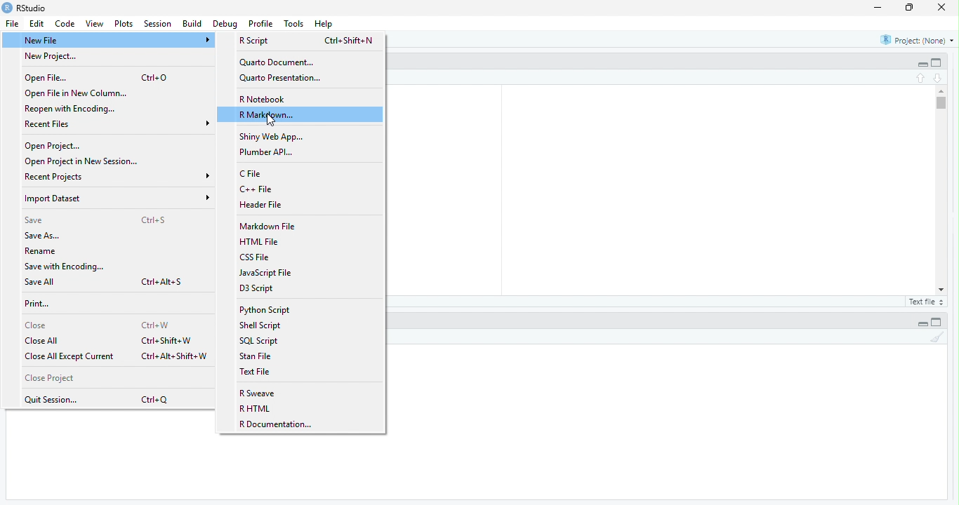 The image size is (959, 505). What do you see at coordinates (41, 282) in the screenshot?
I see `Save All` at bounding box center [41, 282].